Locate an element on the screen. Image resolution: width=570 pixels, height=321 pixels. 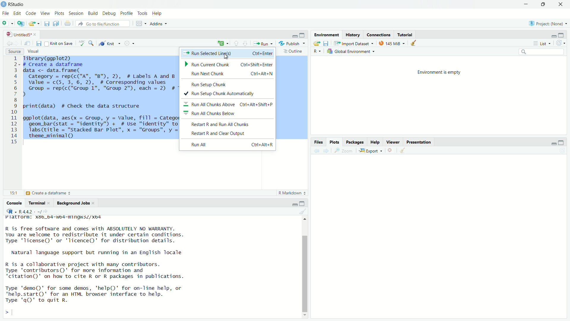
Profile is located at coordinates (127, 13).